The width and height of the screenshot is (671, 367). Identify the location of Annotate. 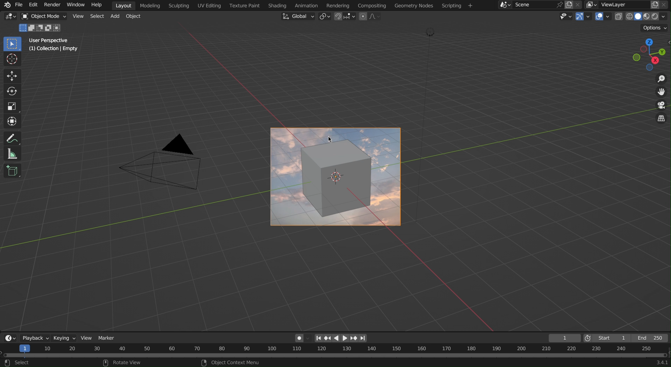
(11, 138).